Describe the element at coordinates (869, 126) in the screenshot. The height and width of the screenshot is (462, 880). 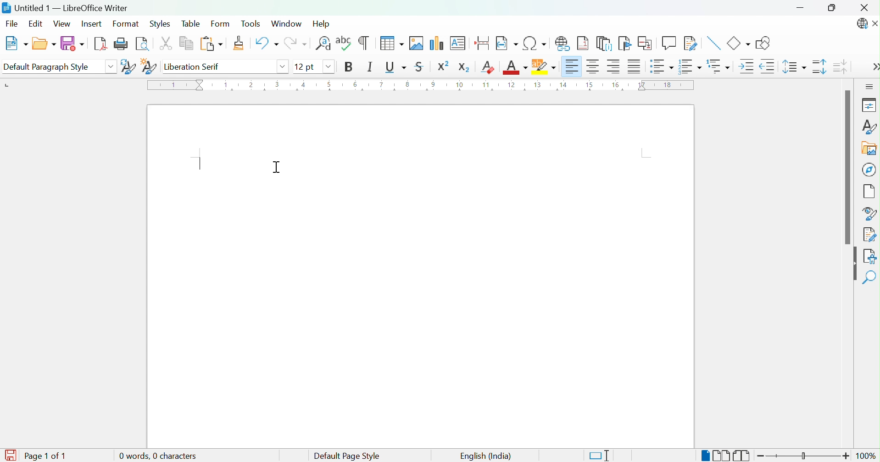
I see `Styles` at that location.